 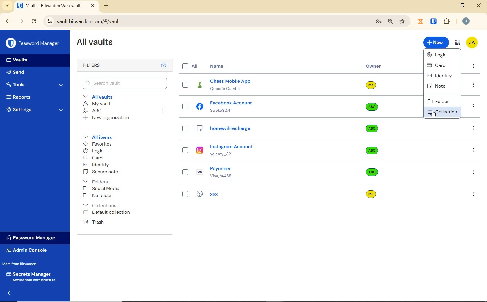 What do you see at coordinates (99, 196) in the screenshot?
I see `No folder` at bounding box center [99, 196].